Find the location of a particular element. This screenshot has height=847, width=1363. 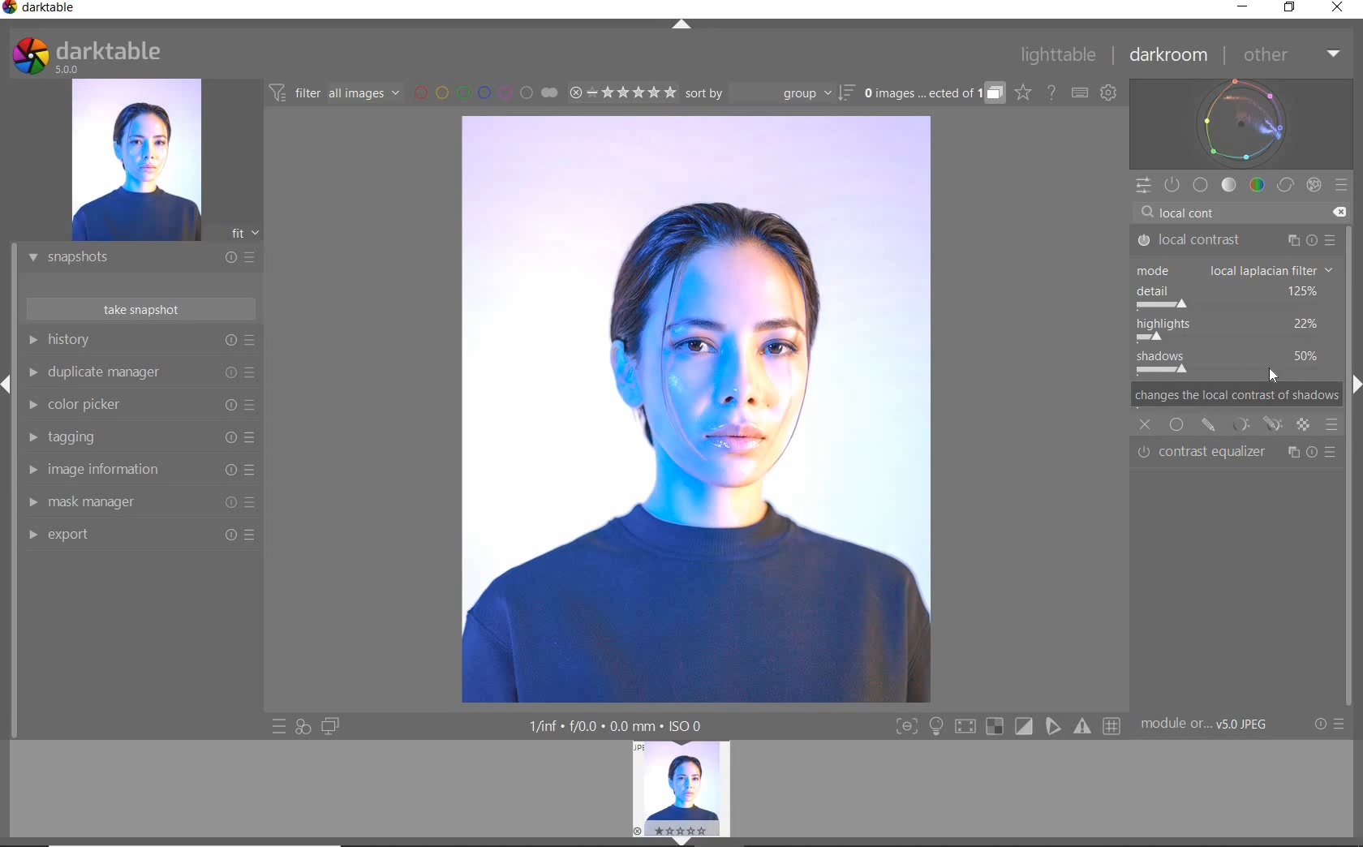

QUICK ACCESS PANEL is located at coordinates (1142, 187).